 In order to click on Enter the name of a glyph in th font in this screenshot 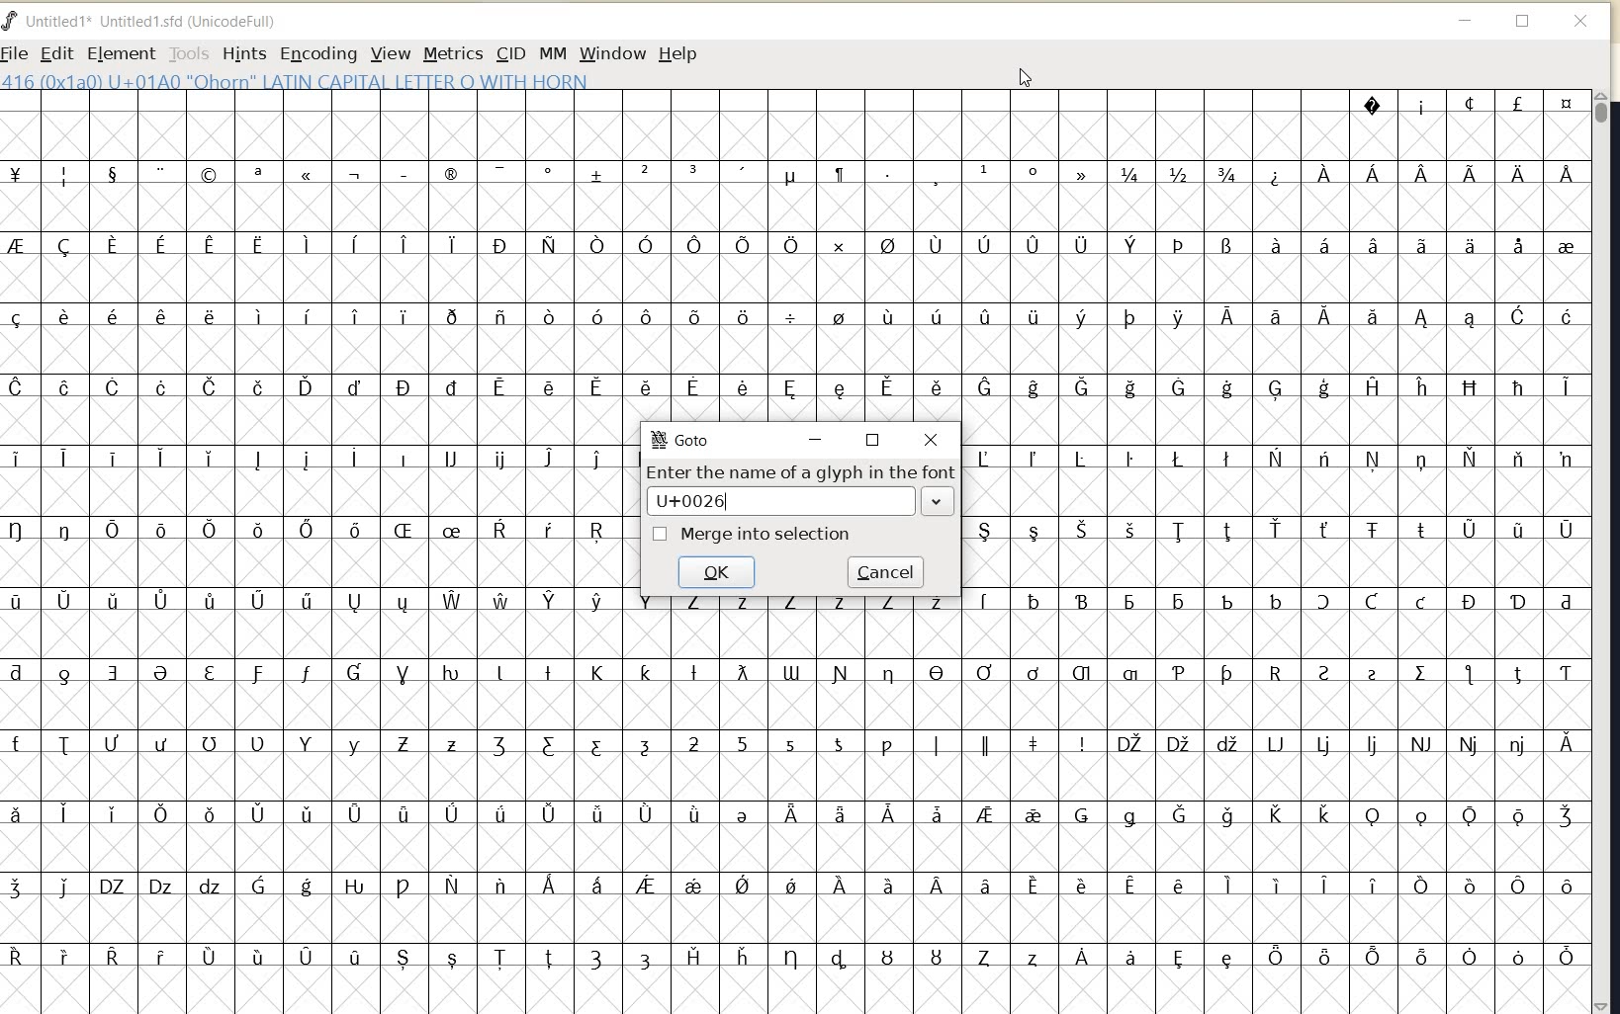, I will do `click(798, 472)`.